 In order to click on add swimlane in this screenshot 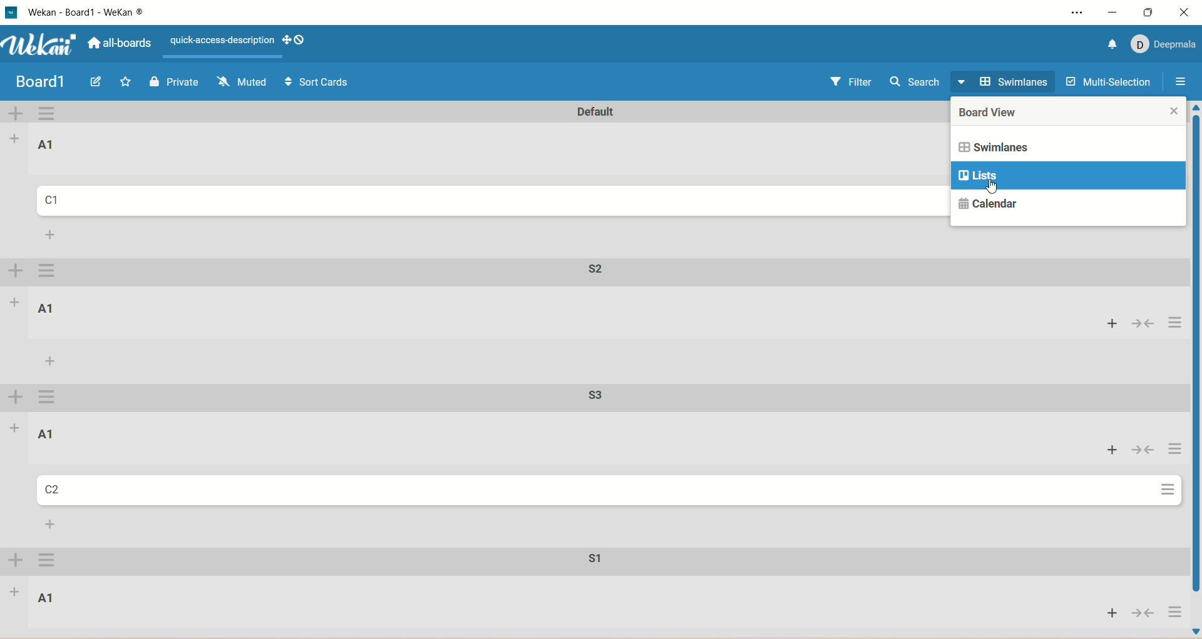, I will do `click(17, 114)`.